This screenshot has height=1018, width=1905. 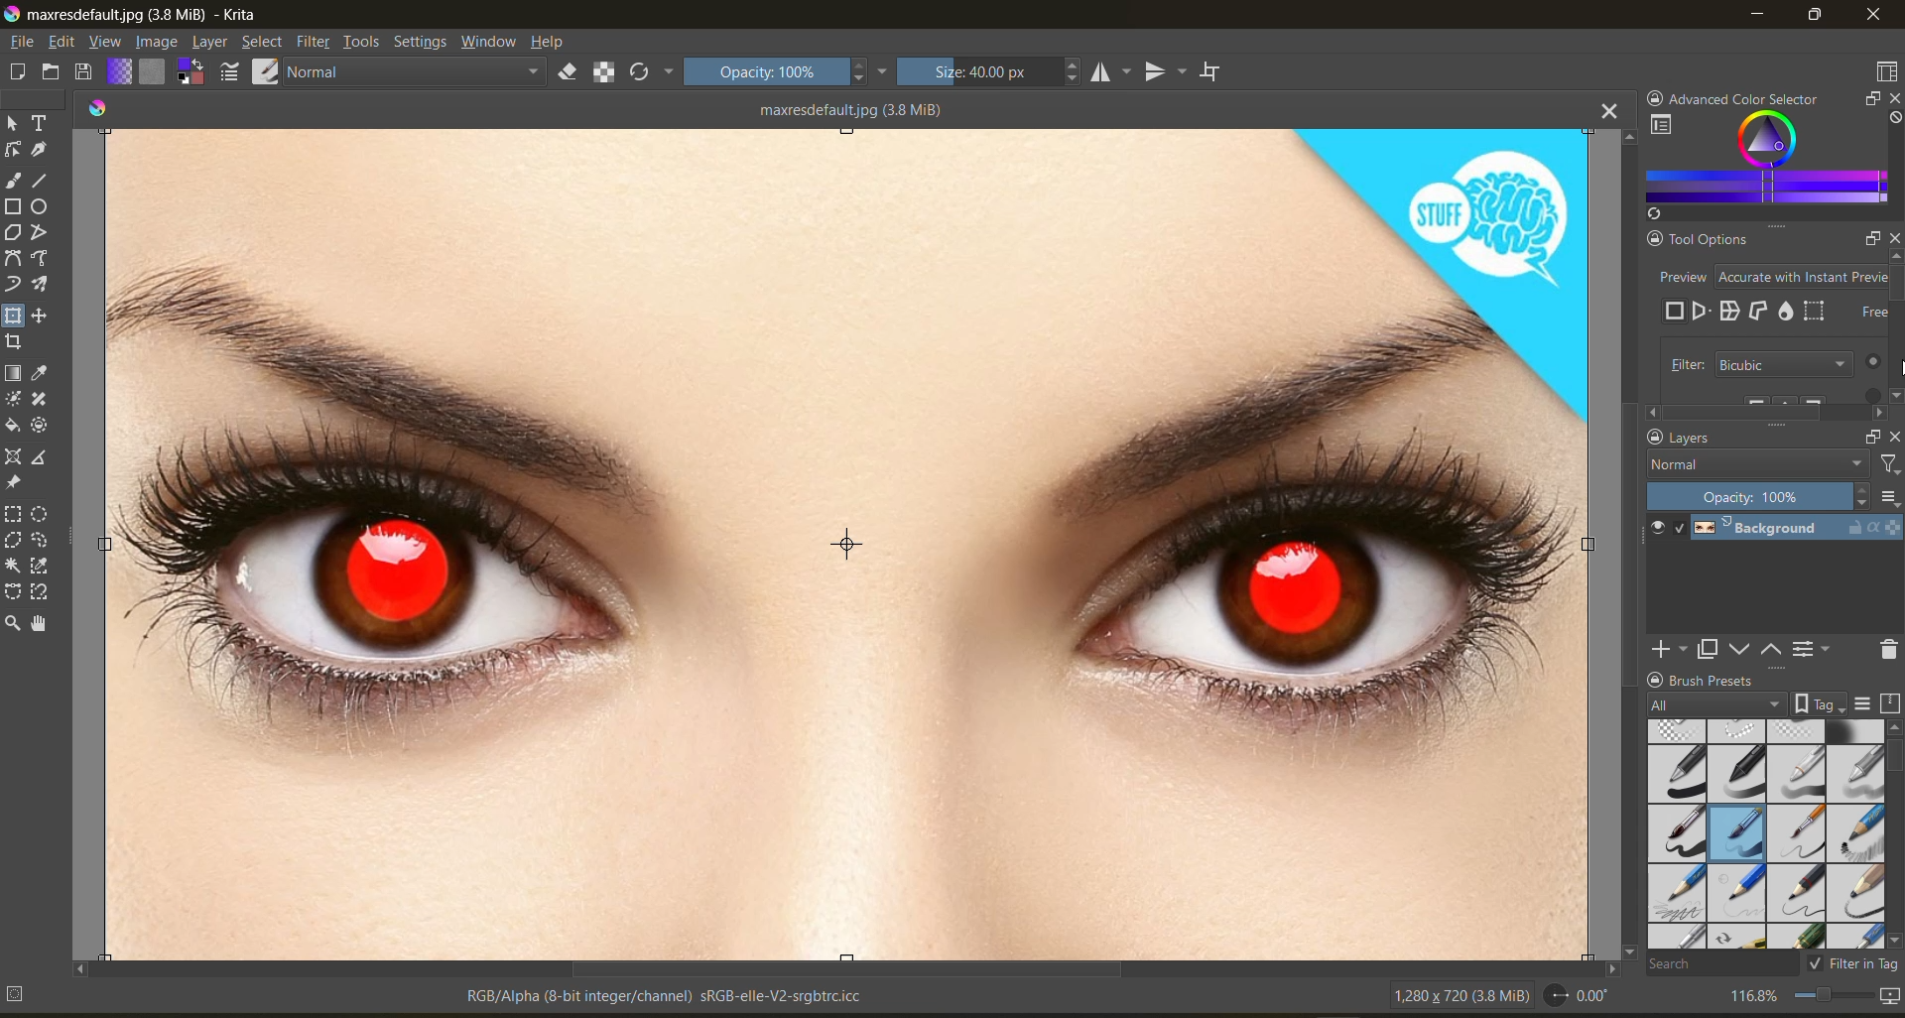 I want to click on app name and file name, so click(x=141, y=16).